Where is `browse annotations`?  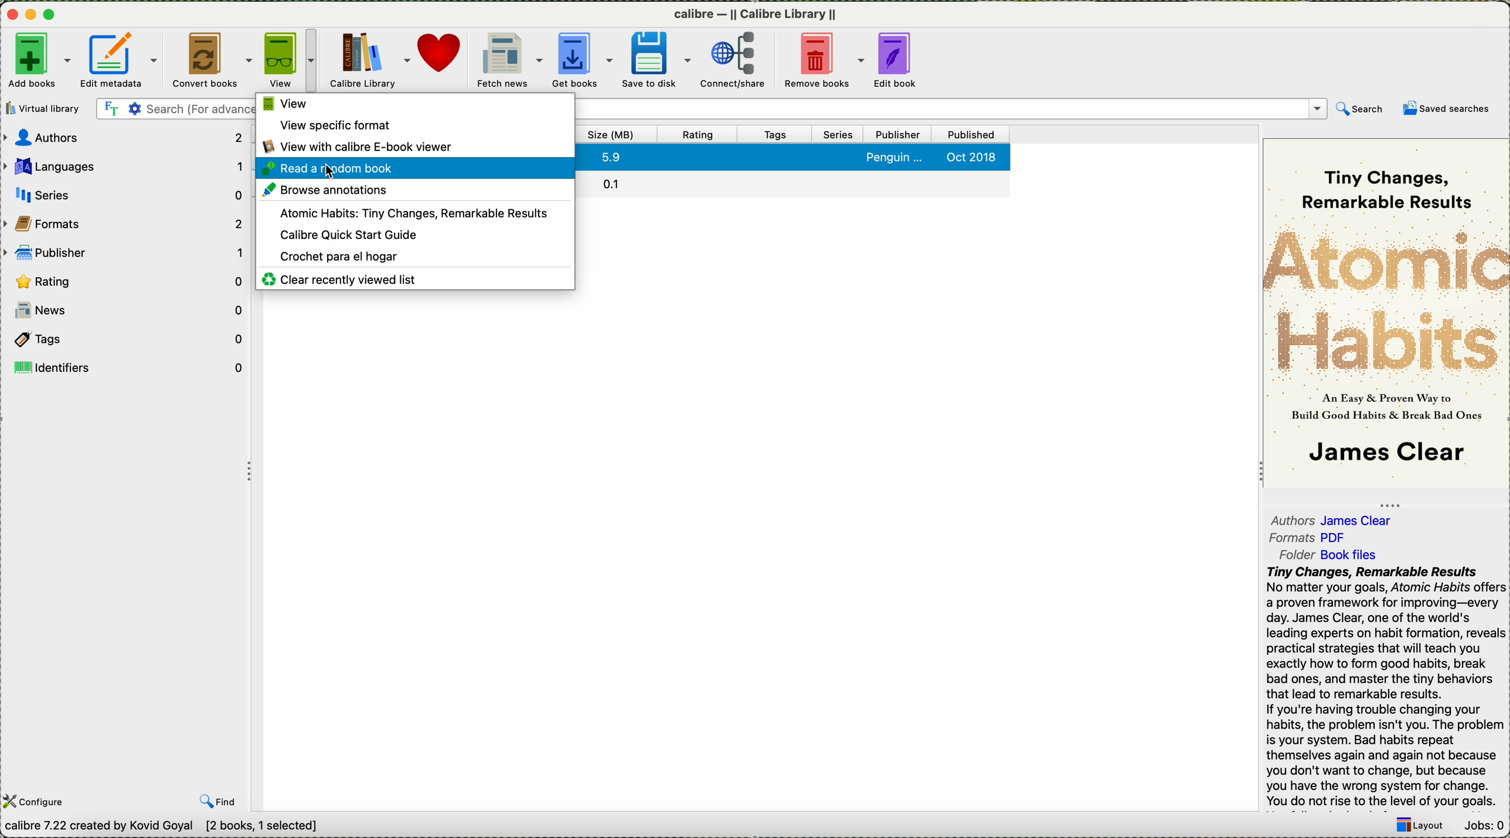 browse annotations is located at coordinates (336, 191).